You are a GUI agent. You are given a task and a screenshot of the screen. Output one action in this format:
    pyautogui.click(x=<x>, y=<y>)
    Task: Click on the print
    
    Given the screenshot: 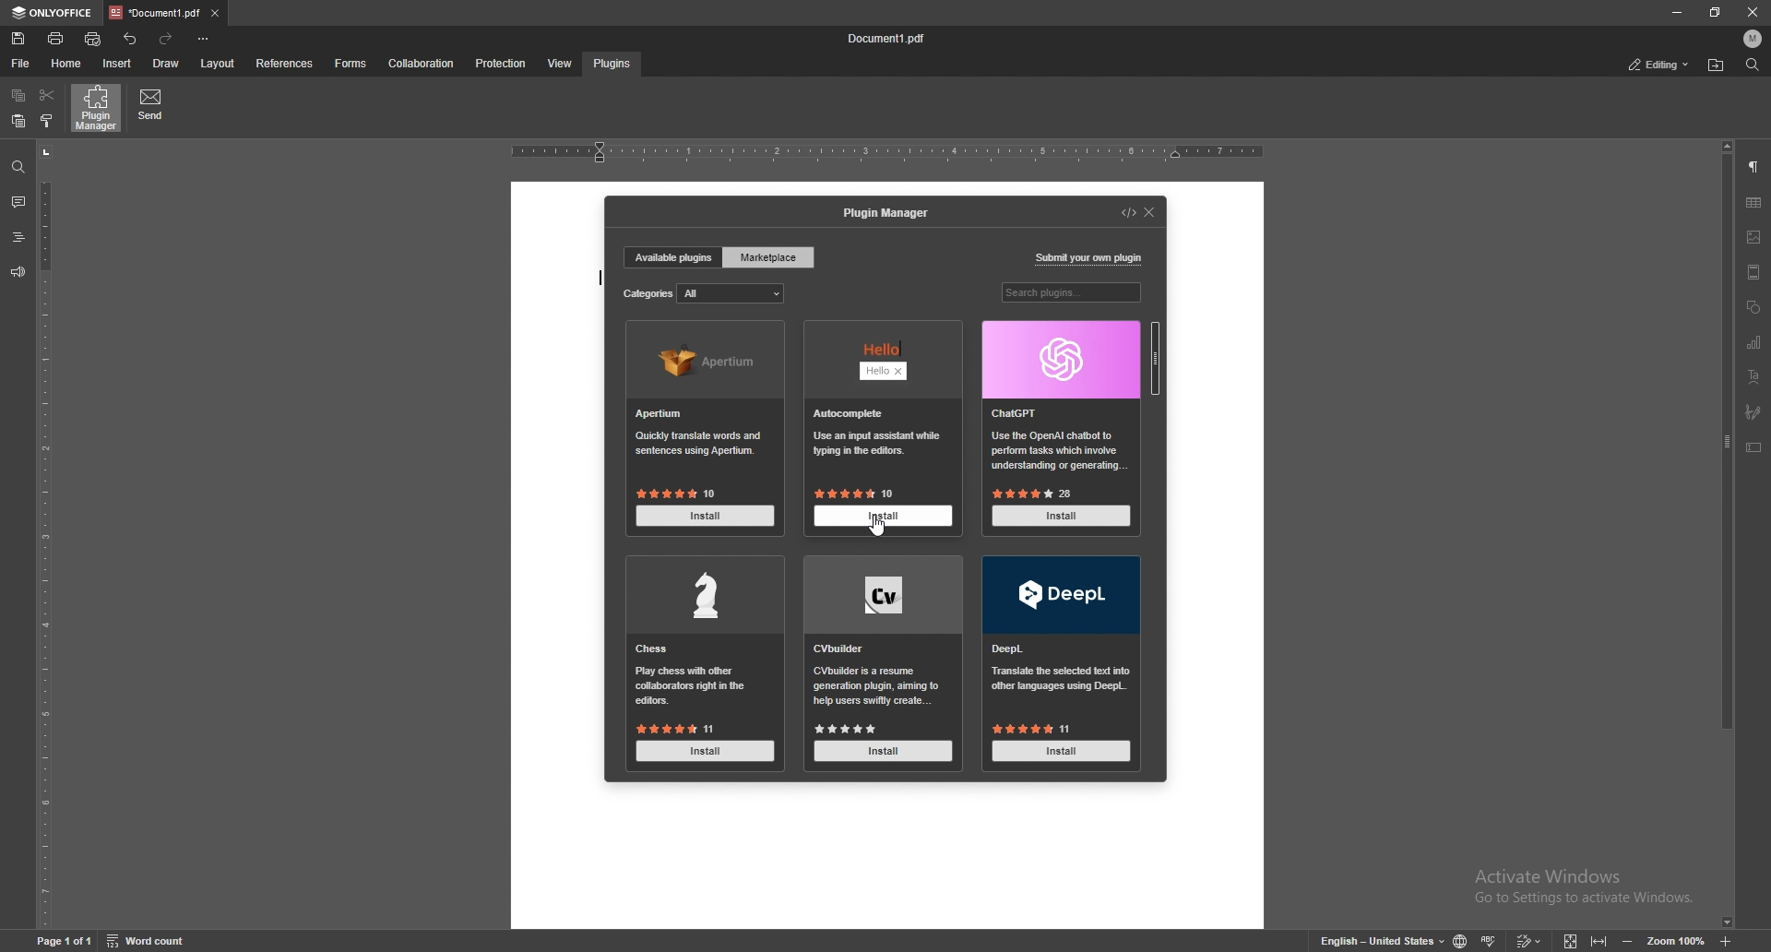 What is the action you would take?
    pyautogui.click(x=57, y=39)
    